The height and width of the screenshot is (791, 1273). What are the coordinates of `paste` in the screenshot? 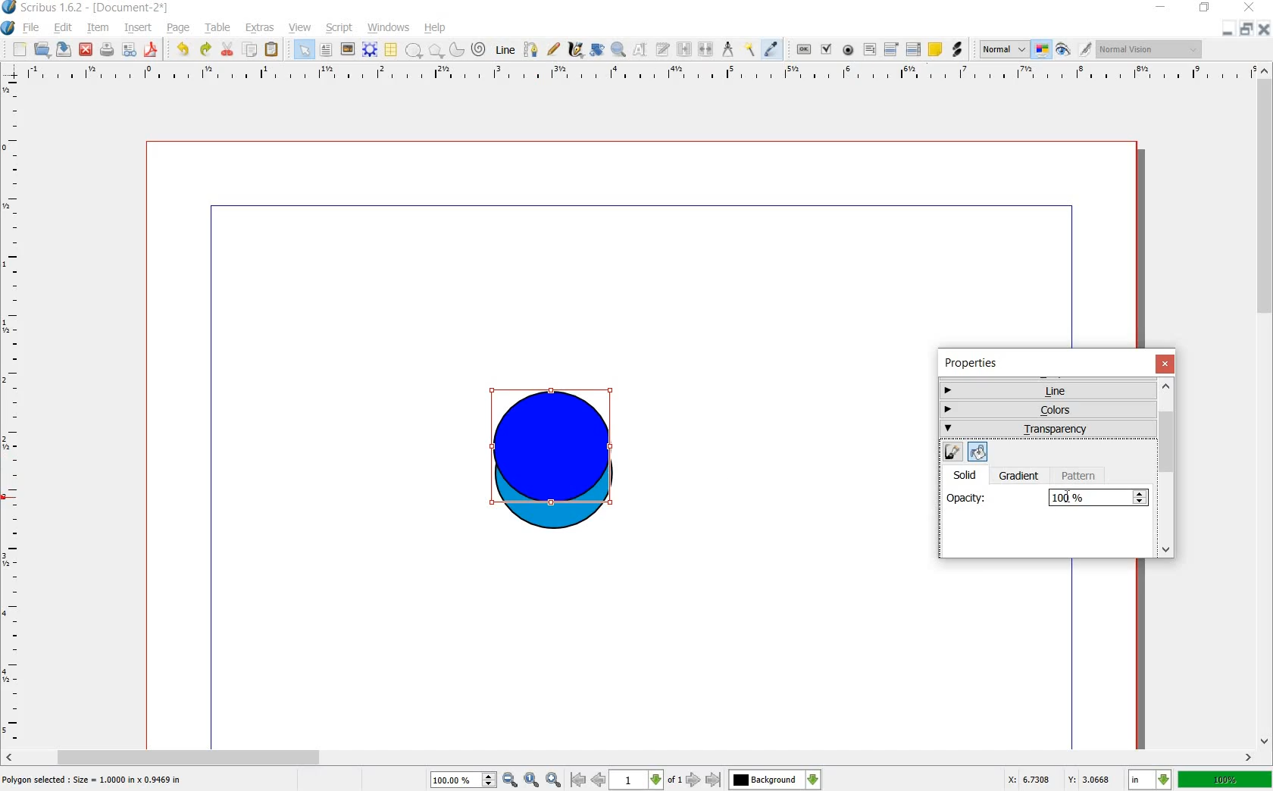 It's located at (271, 49).